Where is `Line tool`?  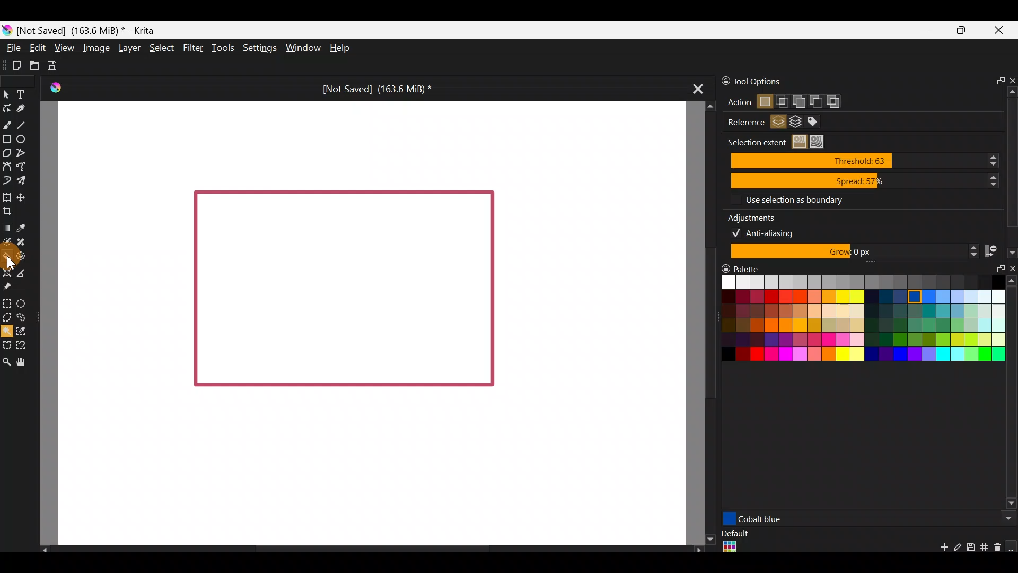
Line tool is located at coordinates (25, 122).